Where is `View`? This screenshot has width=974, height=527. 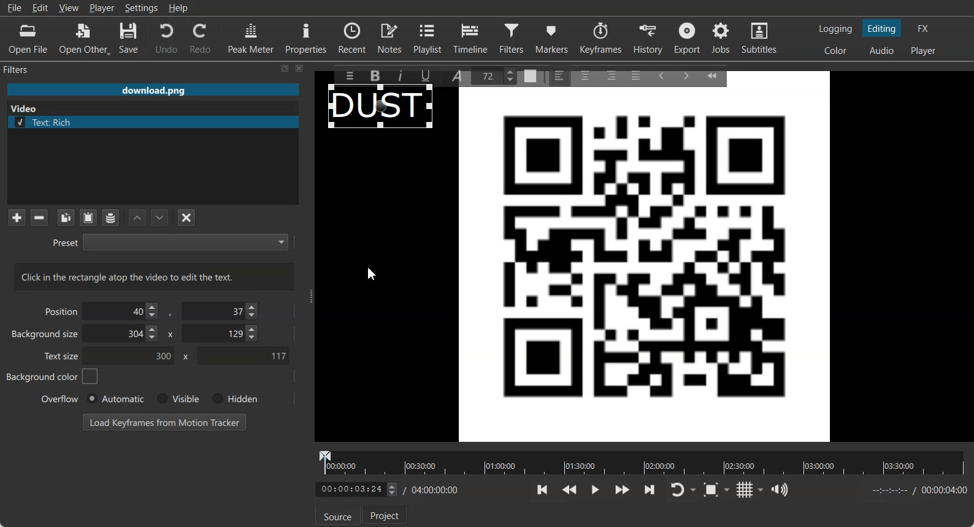 View is located at coordinates (69, 7).